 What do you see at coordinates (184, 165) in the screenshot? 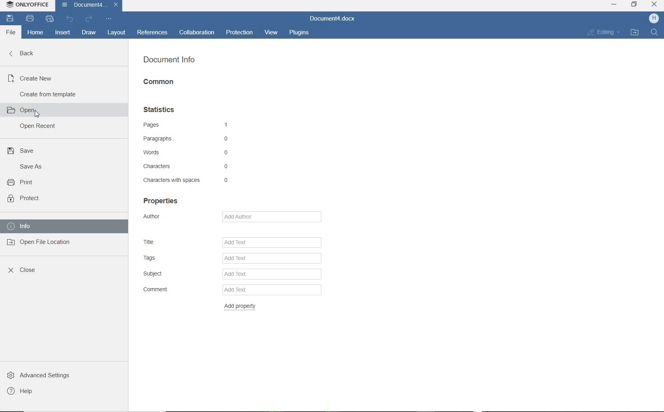
I see `characters - 0` at bounding box center [184, 165].